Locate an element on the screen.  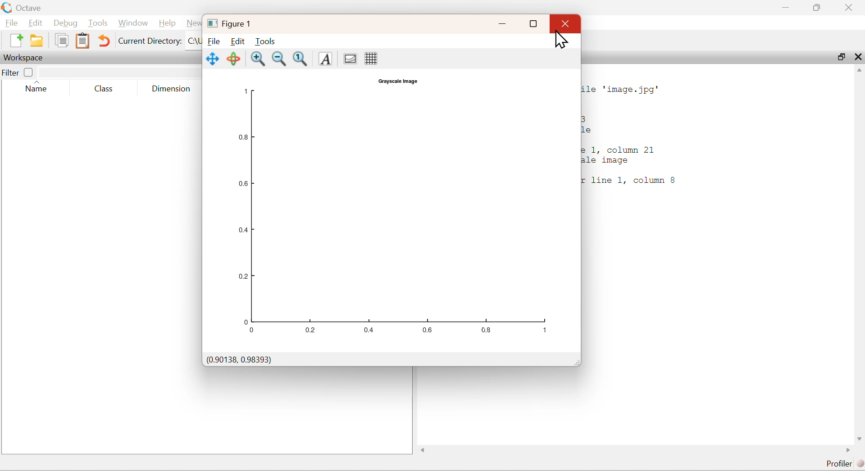
toggle current axes visibility is located at coordinates (350, 58).